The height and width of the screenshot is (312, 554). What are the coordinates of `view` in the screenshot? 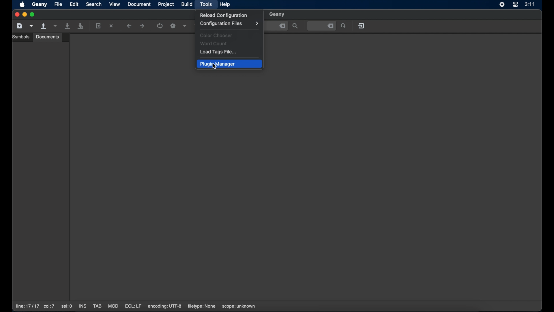 It's located at (115, 4).